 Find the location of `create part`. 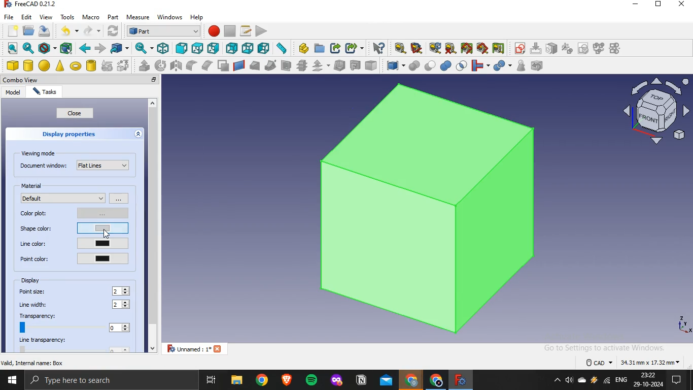

create part is located at coordinates (303, 48).